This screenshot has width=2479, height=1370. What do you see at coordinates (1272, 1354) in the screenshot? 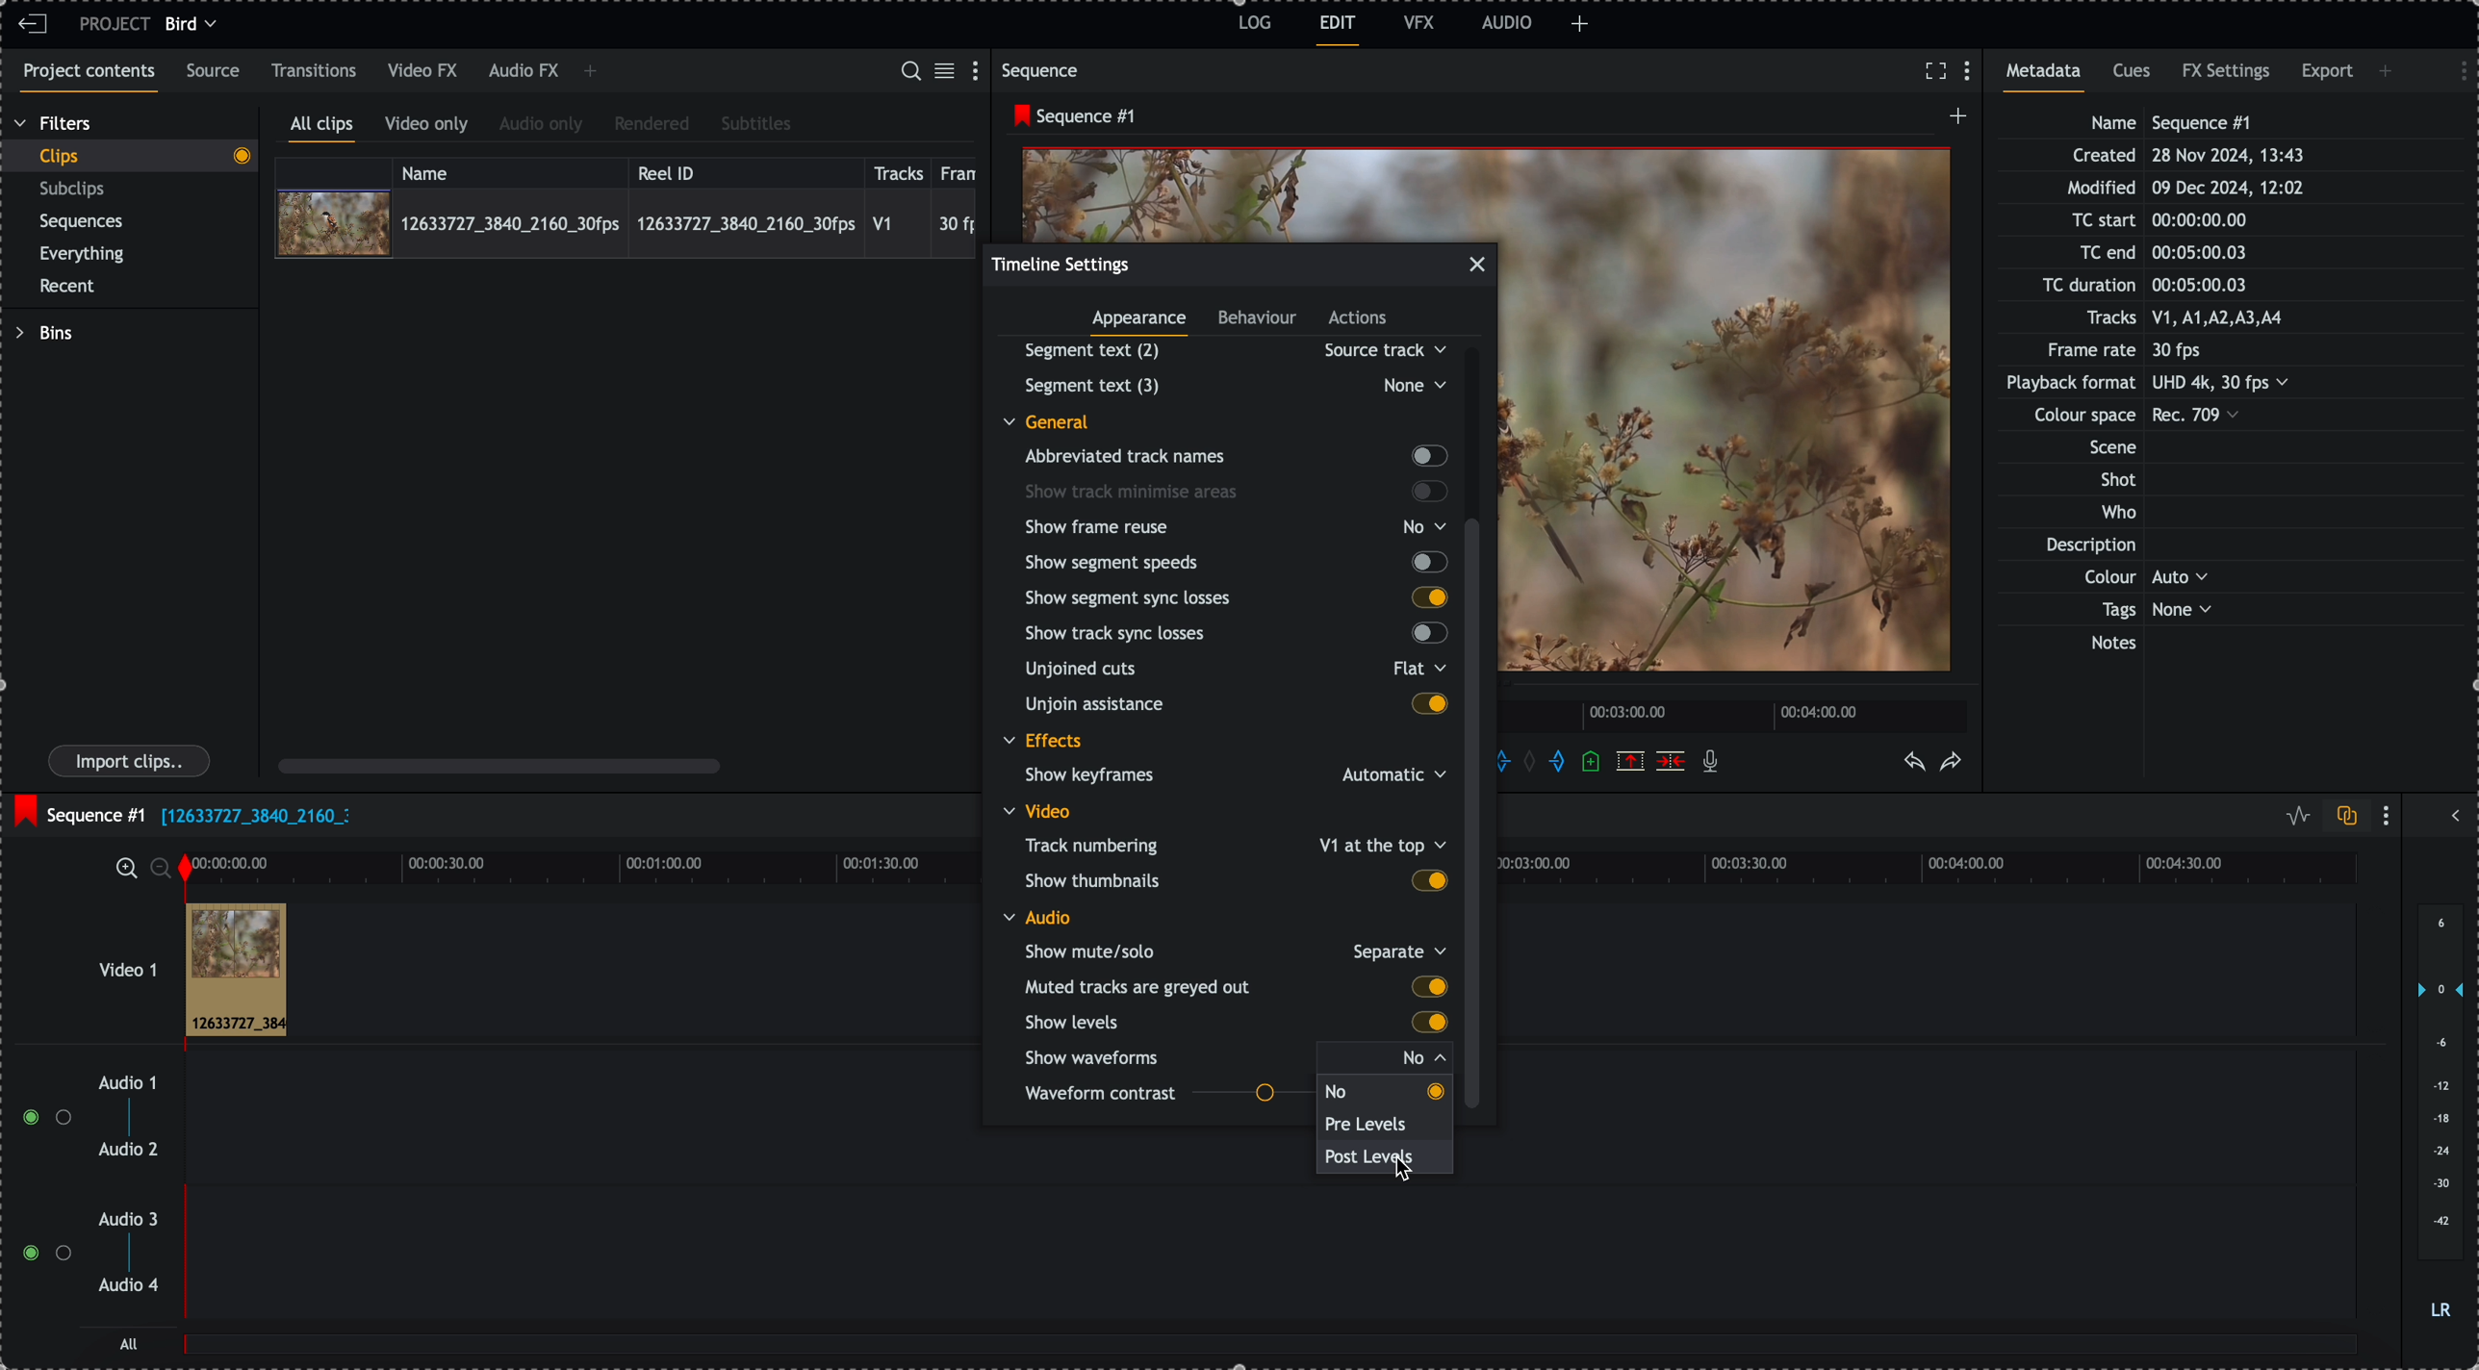
I see `all` at bounding box center [1272, 1354].